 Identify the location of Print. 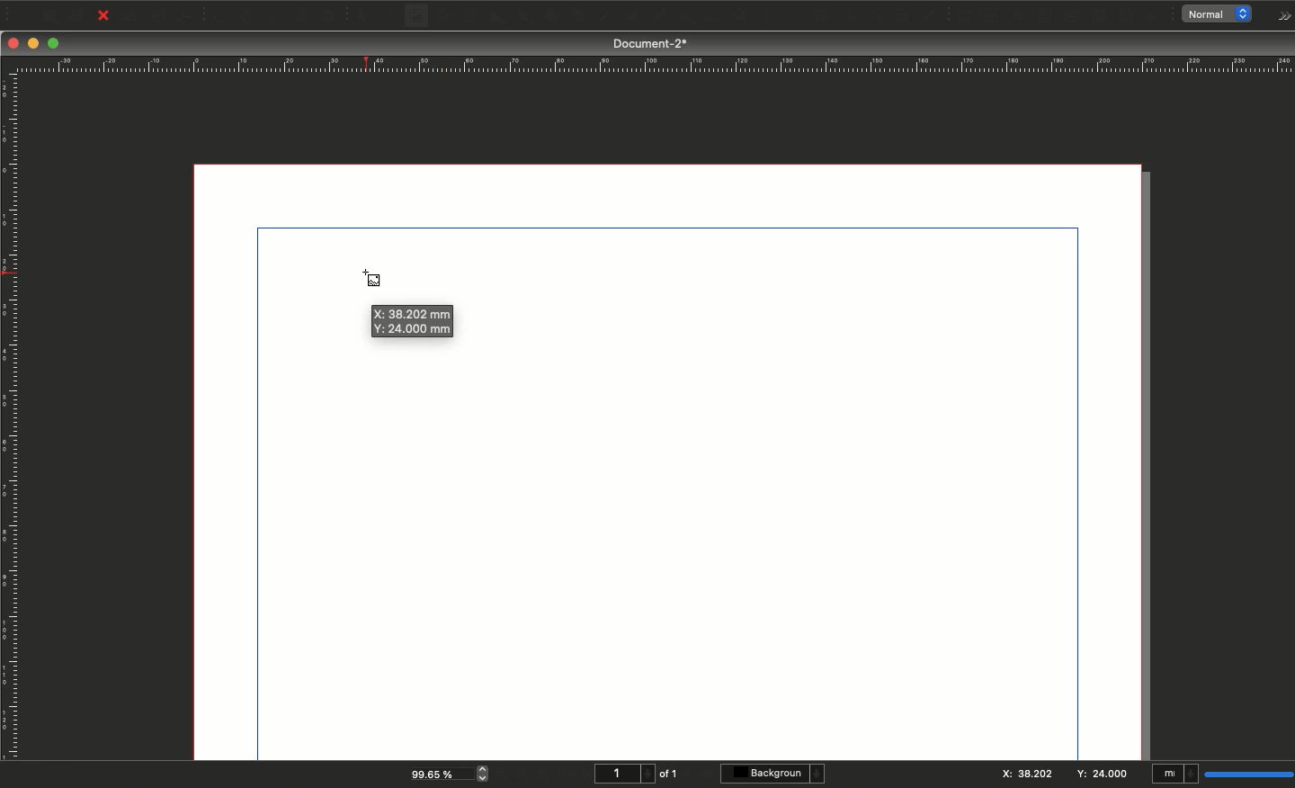
(131, 16).